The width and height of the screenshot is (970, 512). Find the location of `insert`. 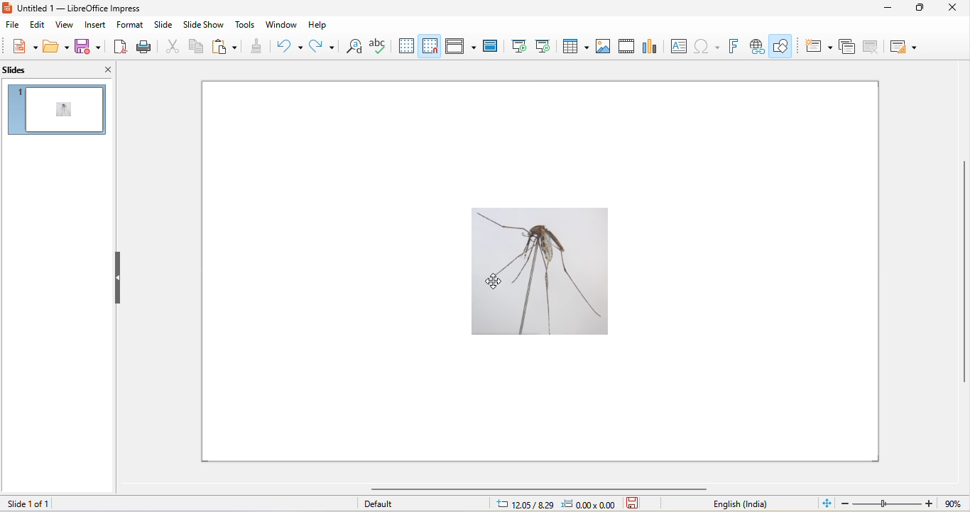

insert is located at coordinates (96, 25).